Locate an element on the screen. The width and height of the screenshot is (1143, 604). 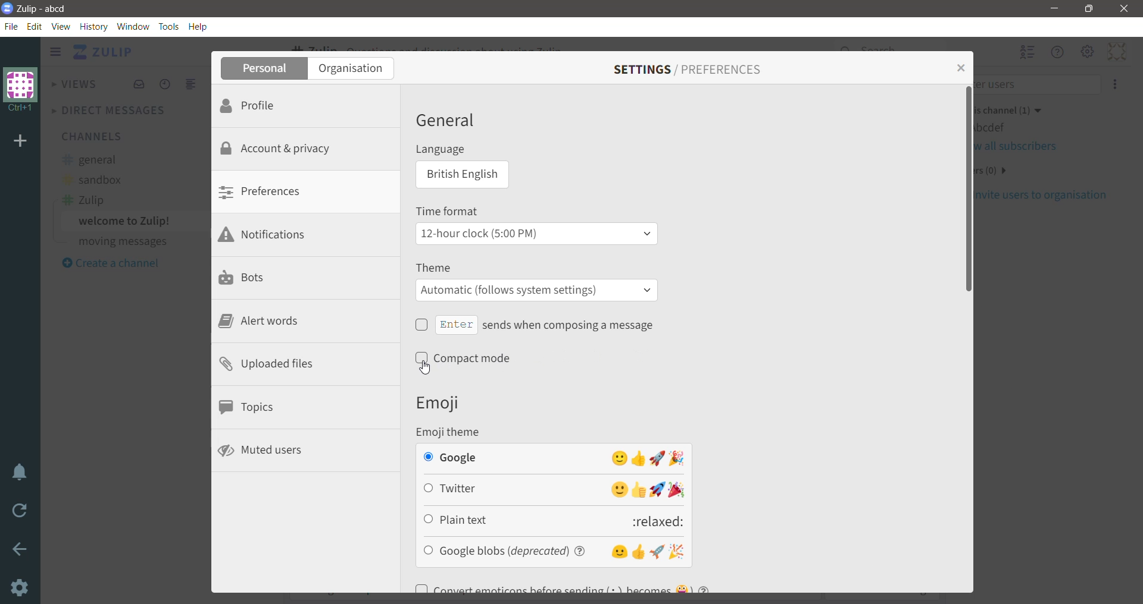
general is located at coordinates (90, 160).